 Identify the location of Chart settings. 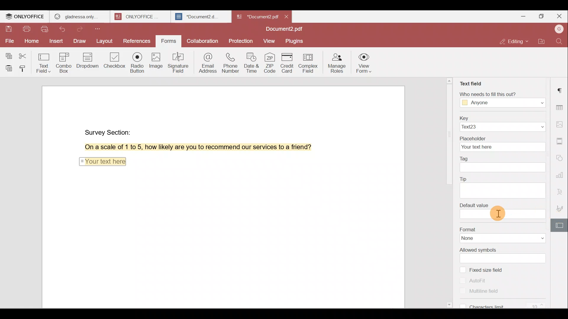
(561, 172).